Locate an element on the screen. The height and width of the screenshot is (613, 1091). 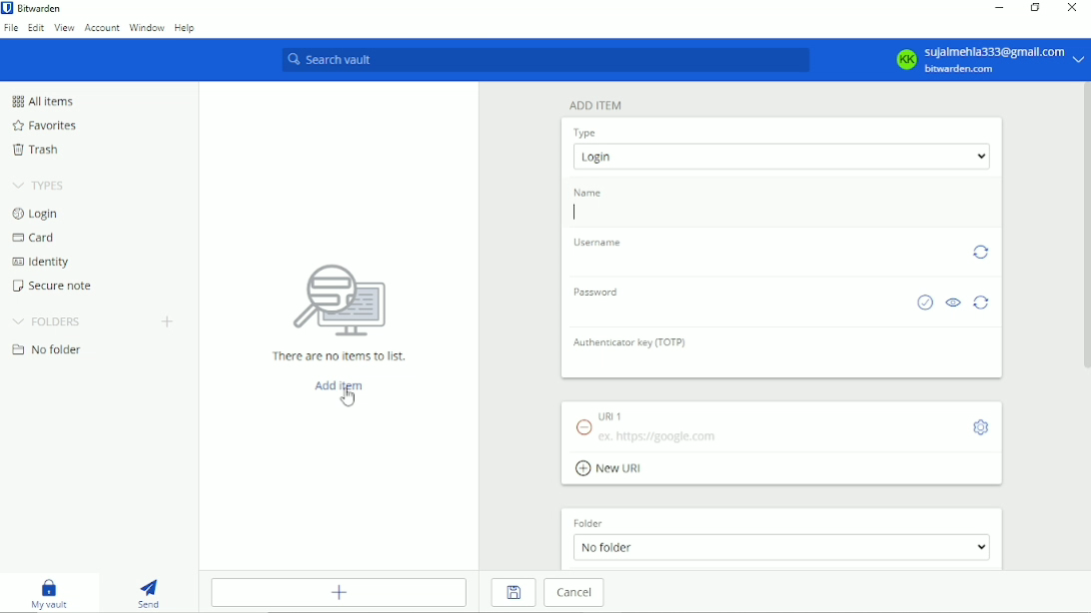
Bitwarden is located at coordinates (41, 8).